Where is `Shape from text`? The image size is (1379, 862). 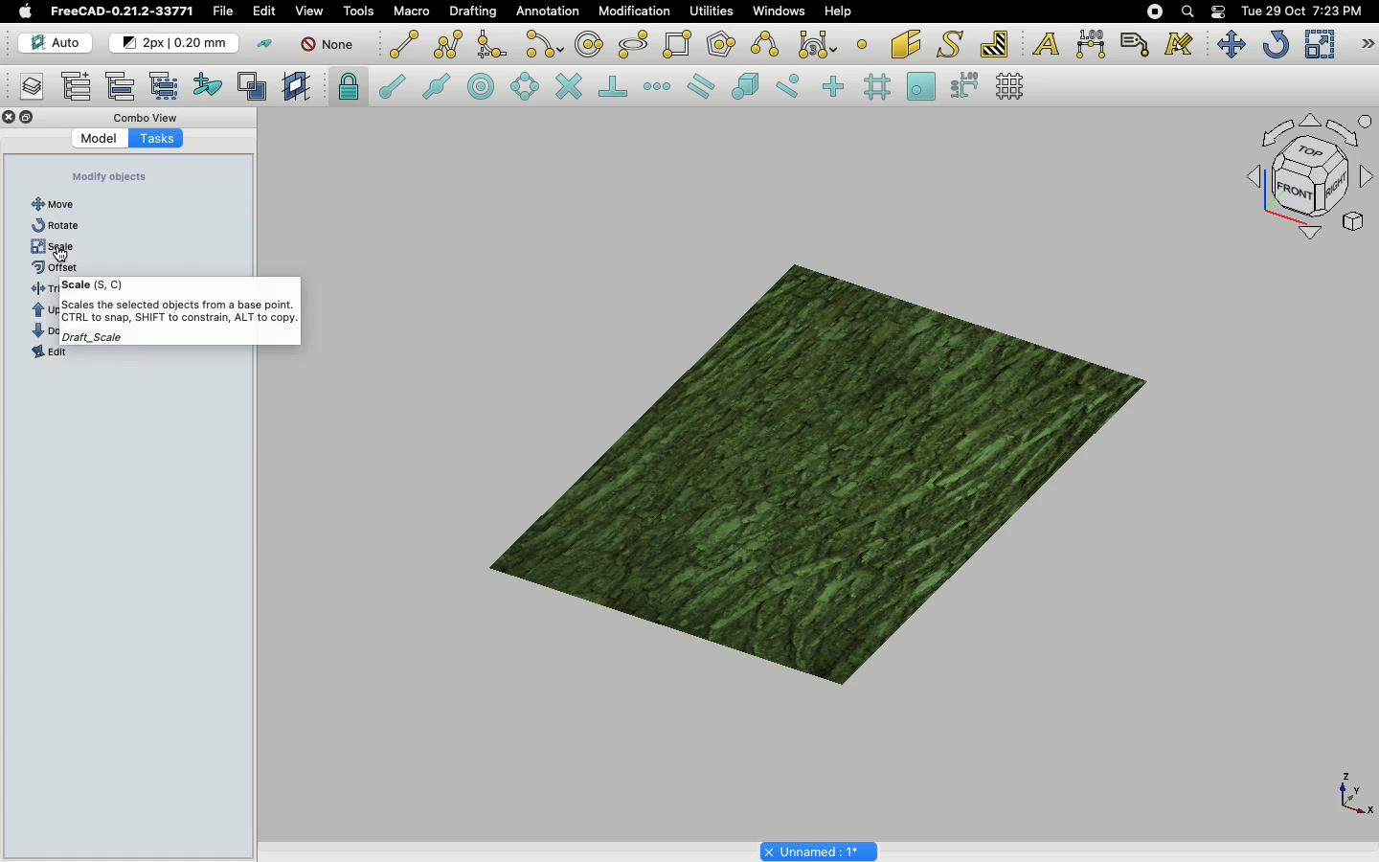 Shape from text is located at coordinates (948, 44).